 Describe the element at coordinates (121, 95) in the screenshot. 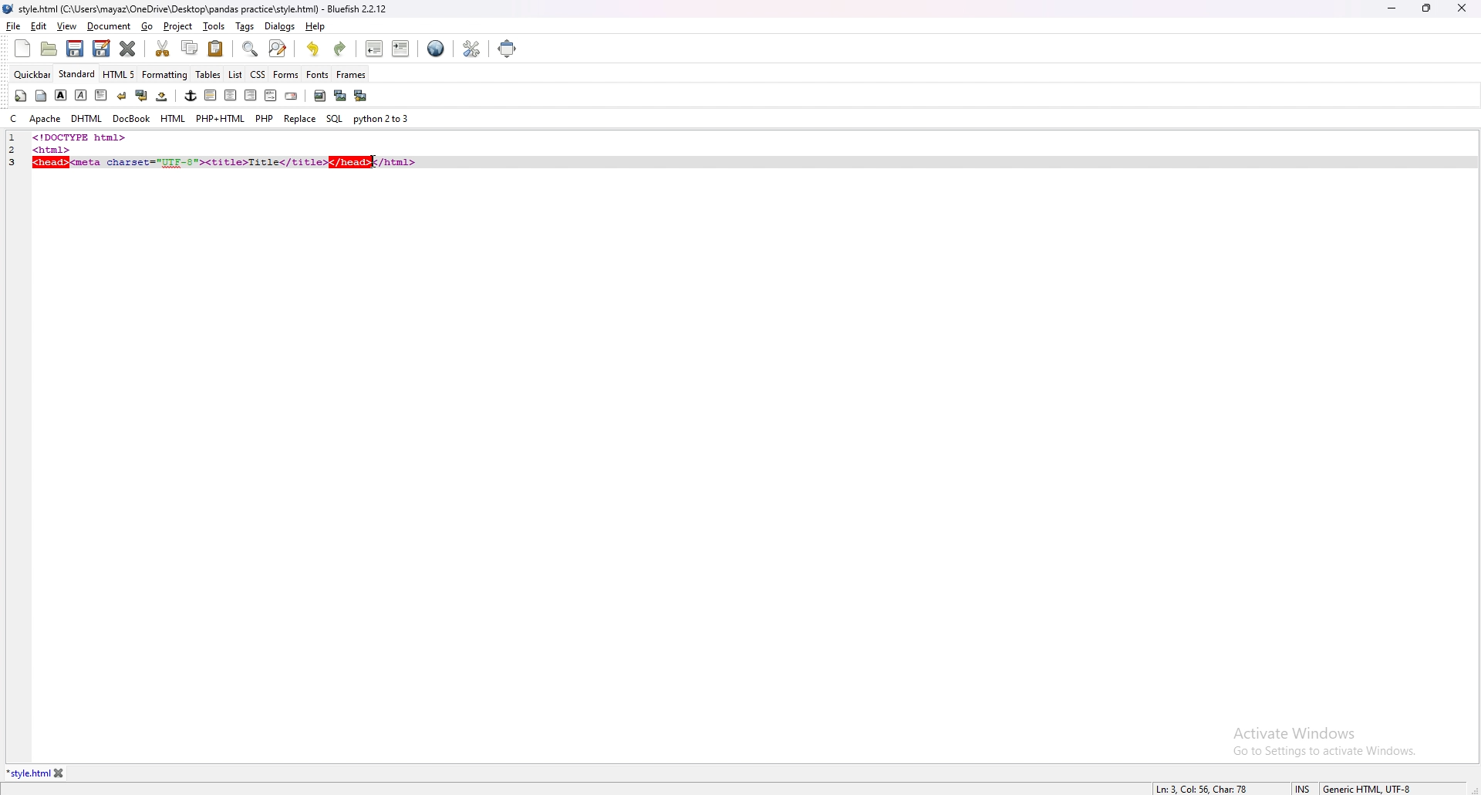

I see `break` at that location.